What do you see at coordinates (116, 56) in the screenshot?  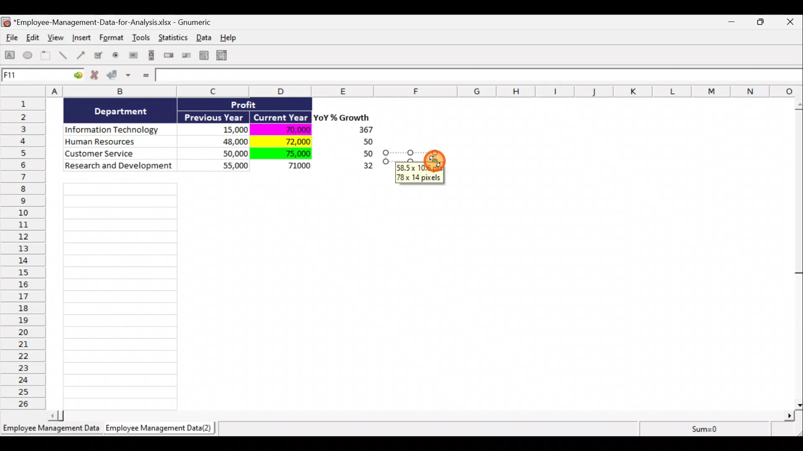 I see `Create a radio button` at bounding box center [116, 56].